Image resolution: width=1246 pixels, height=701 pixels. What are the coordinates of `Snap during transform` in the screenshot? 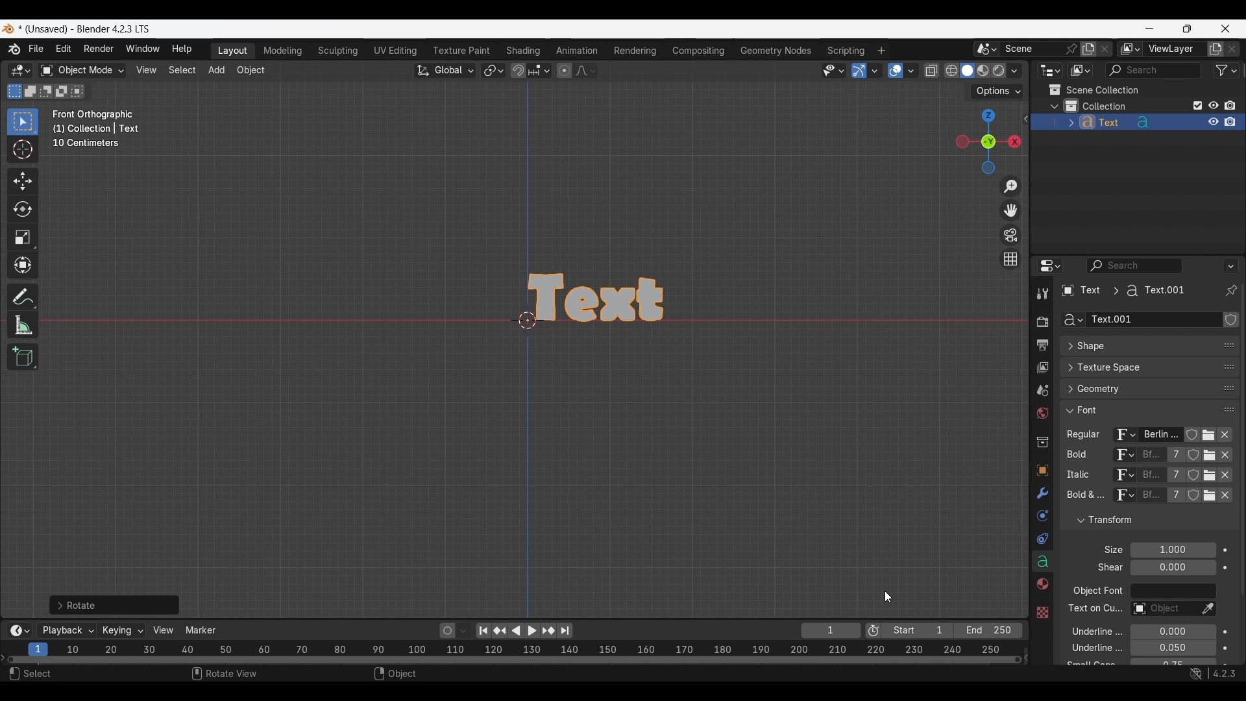 It's located at (519, 70).